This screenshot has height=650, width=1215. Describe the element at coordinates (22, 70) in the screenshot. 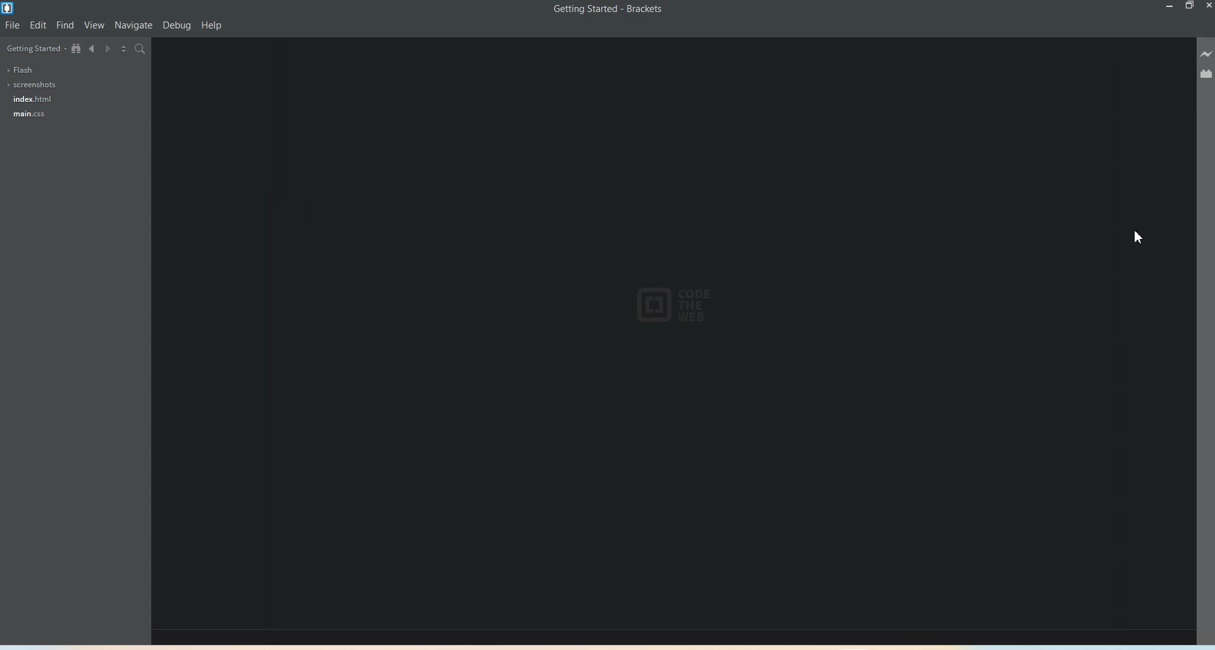

I see `Flash` at that location.